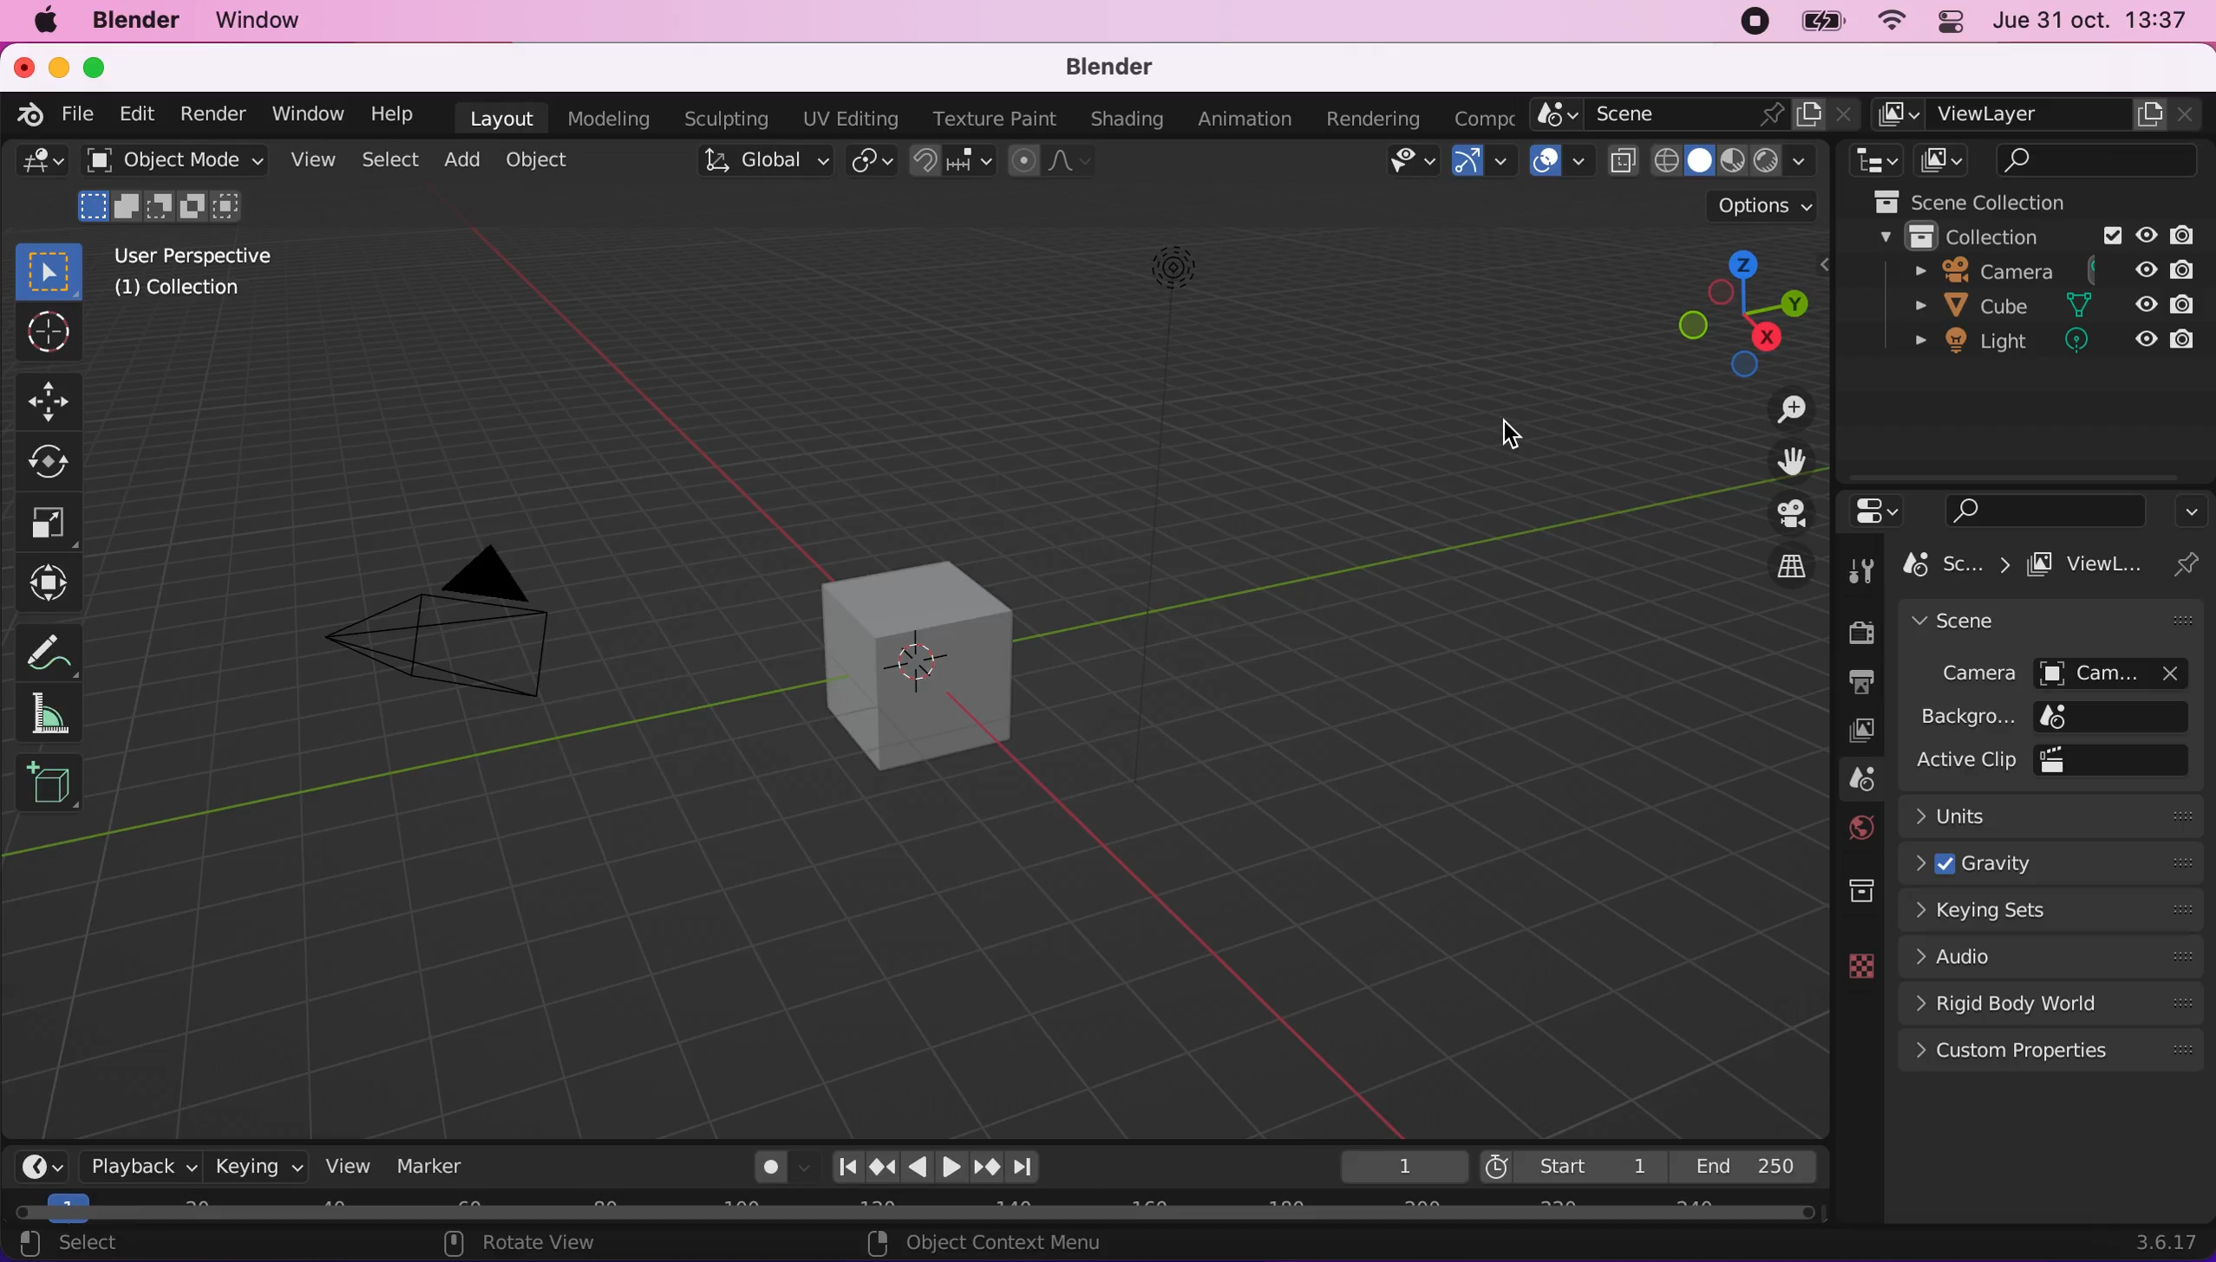  Describe the element at coordinates (139, 1167) in the screenshot. I see `playback` at that location.